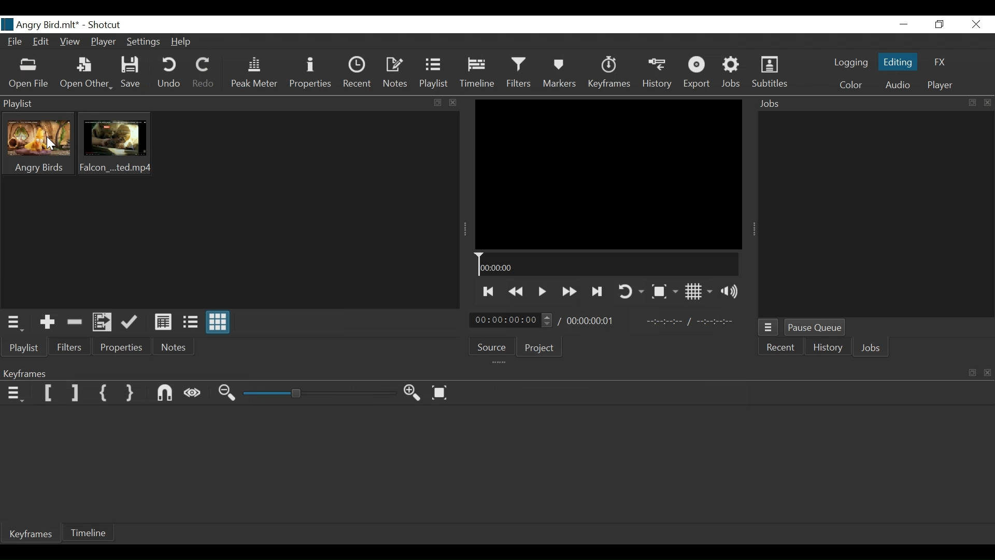 This screenshot has height=560, width=995. I want to click on Keyframes, so click(32, 535).